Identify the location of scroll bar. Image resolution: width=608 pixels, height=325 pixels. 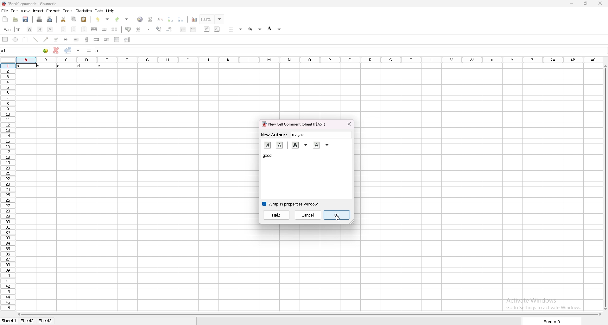
(605, 188).